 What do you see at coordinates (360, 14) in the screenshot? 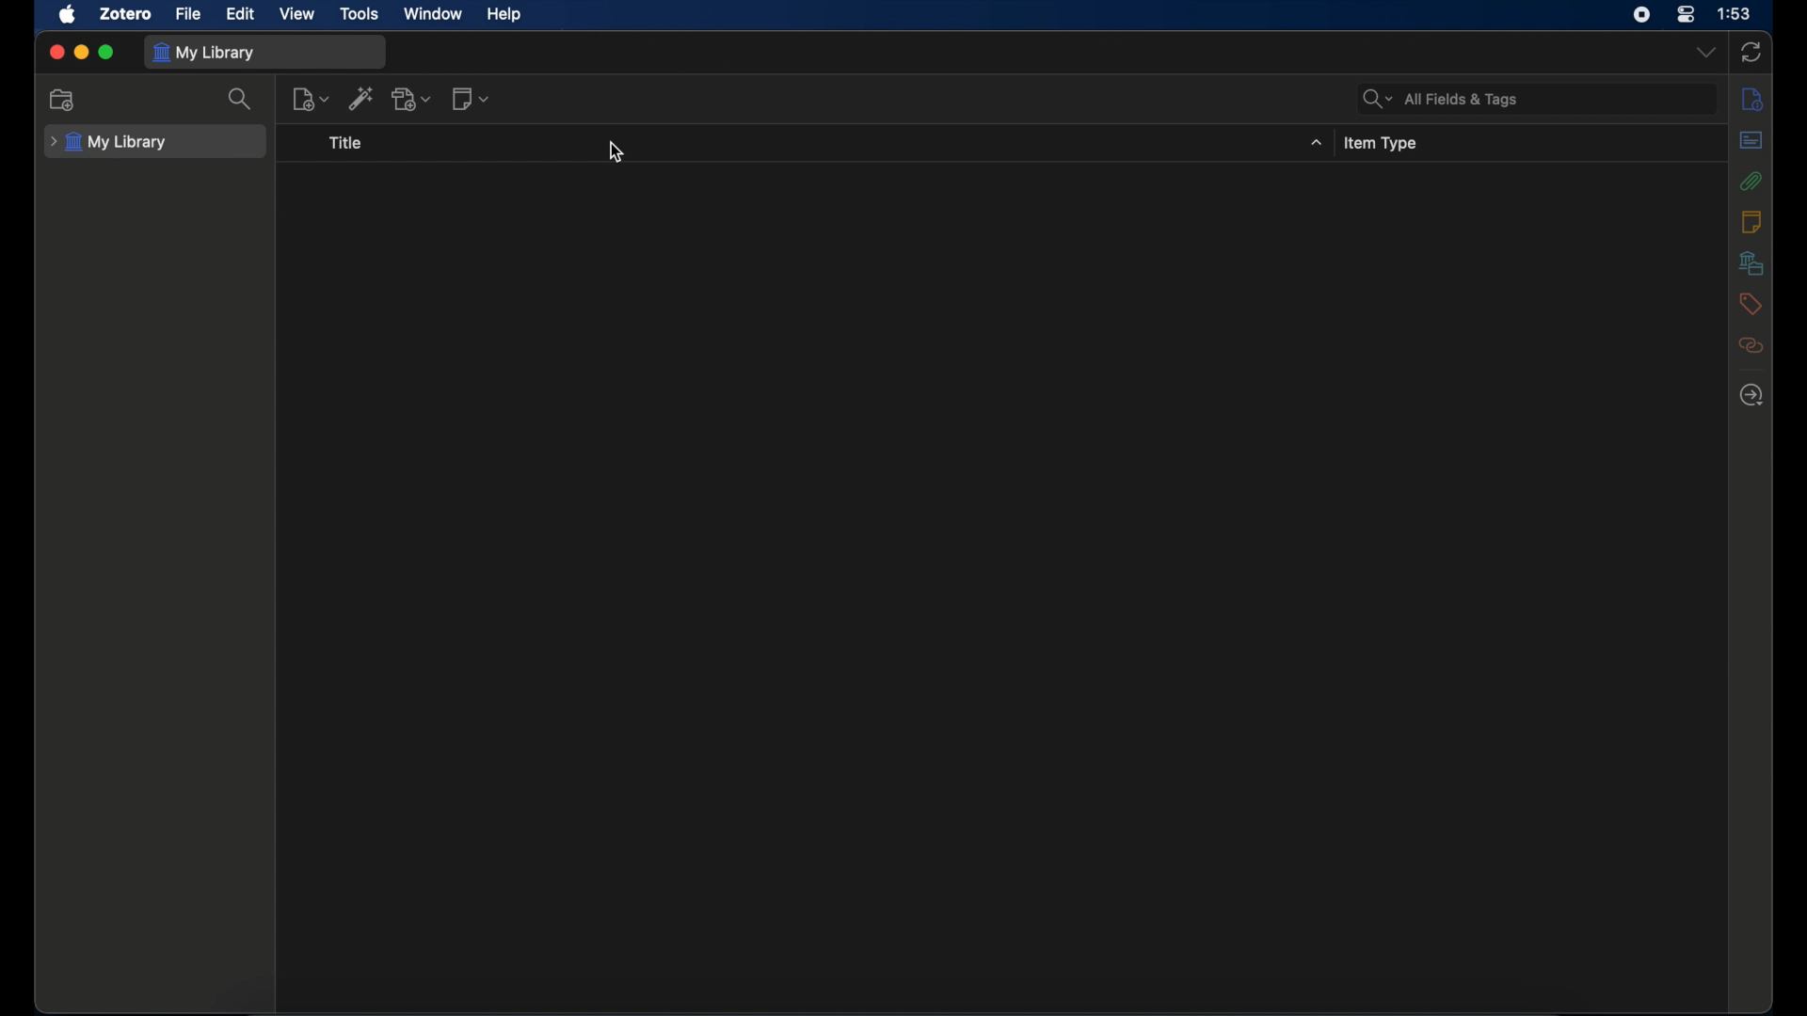
I see `tools` at bounding box center [360, 14].